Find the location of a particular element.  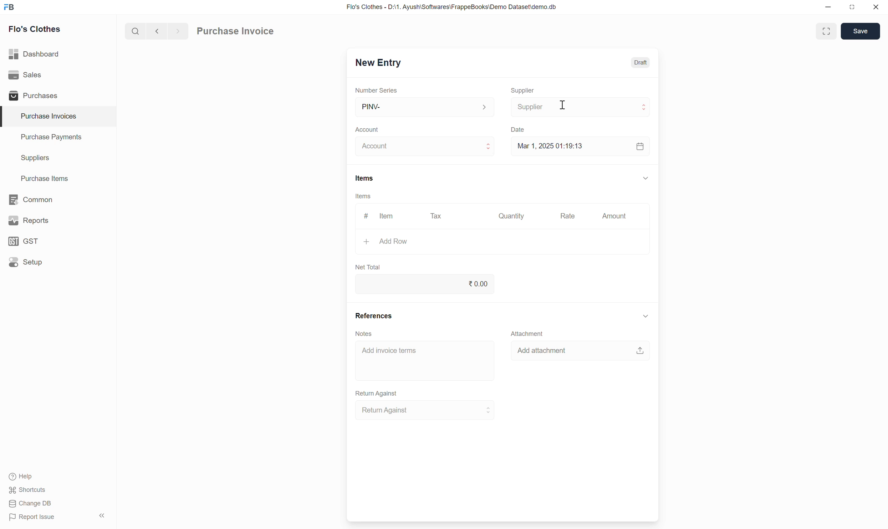

GST is located at coordinates (27, 241).